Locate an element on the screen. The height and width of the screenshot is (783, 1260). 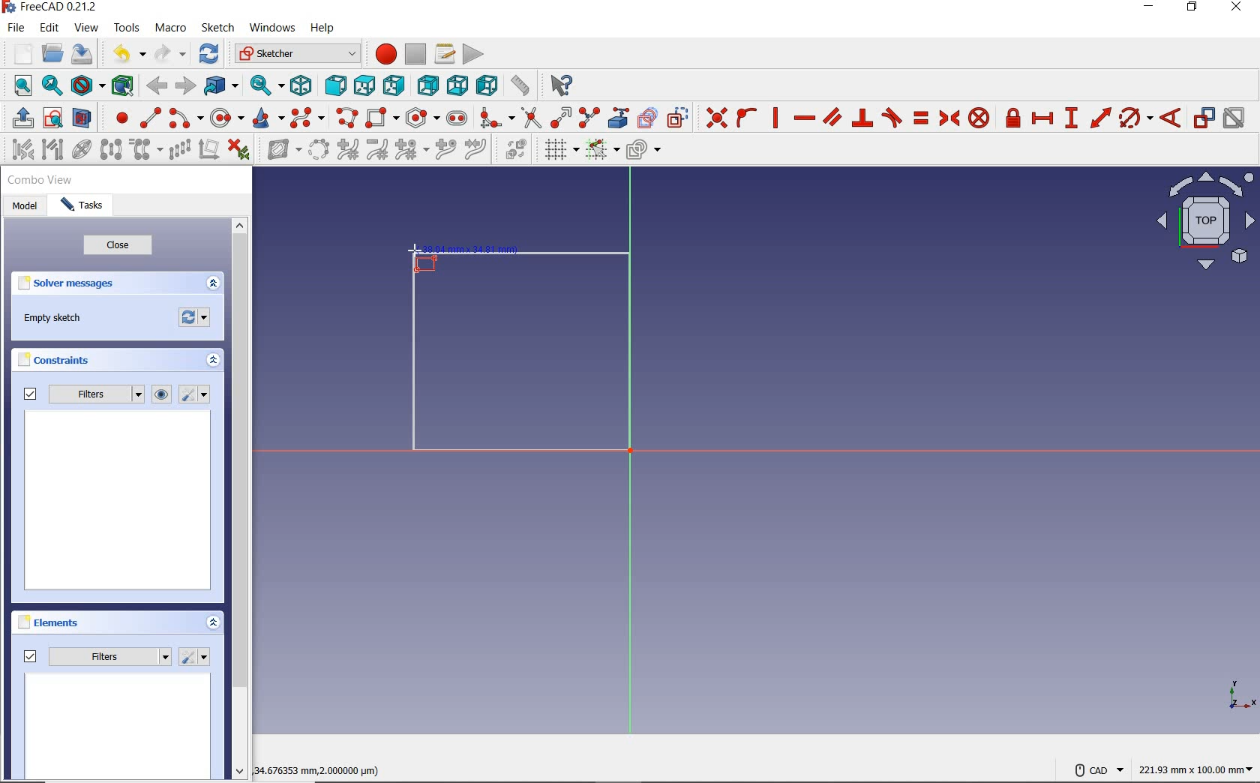
constrain lock is located at coordinates (1013, 118).